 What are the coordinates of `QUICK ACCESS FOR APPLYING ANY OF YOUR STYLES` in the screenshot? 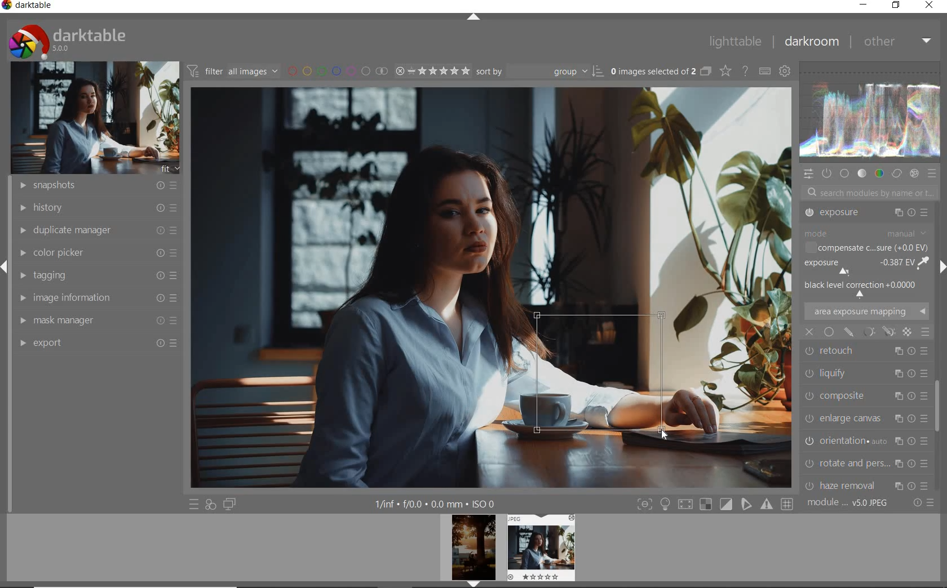 It's located at (211, 505).